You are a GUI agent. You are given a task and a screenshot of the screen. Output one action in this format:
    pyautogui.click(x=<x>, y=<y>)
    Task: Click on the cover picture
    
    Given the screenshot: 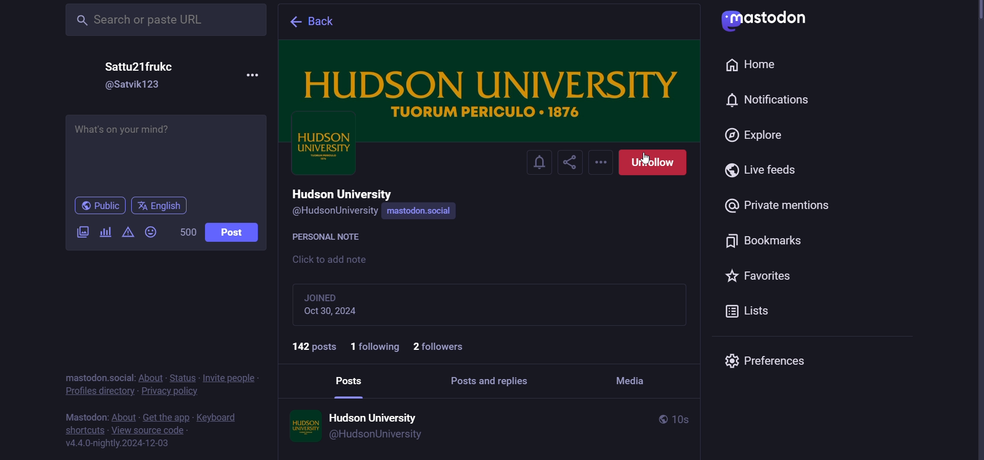 What is the action you would take?
    pyautogui.click(x=492, y=85)
    